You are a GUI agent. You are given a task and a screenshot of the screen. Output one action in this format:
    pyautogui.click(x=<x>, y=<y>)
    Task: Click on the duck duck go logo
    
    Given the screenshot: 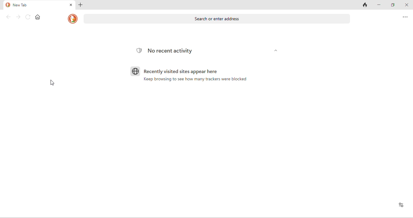 What is the action you would take?
    pyautogui.click(x=8, y=5)
    